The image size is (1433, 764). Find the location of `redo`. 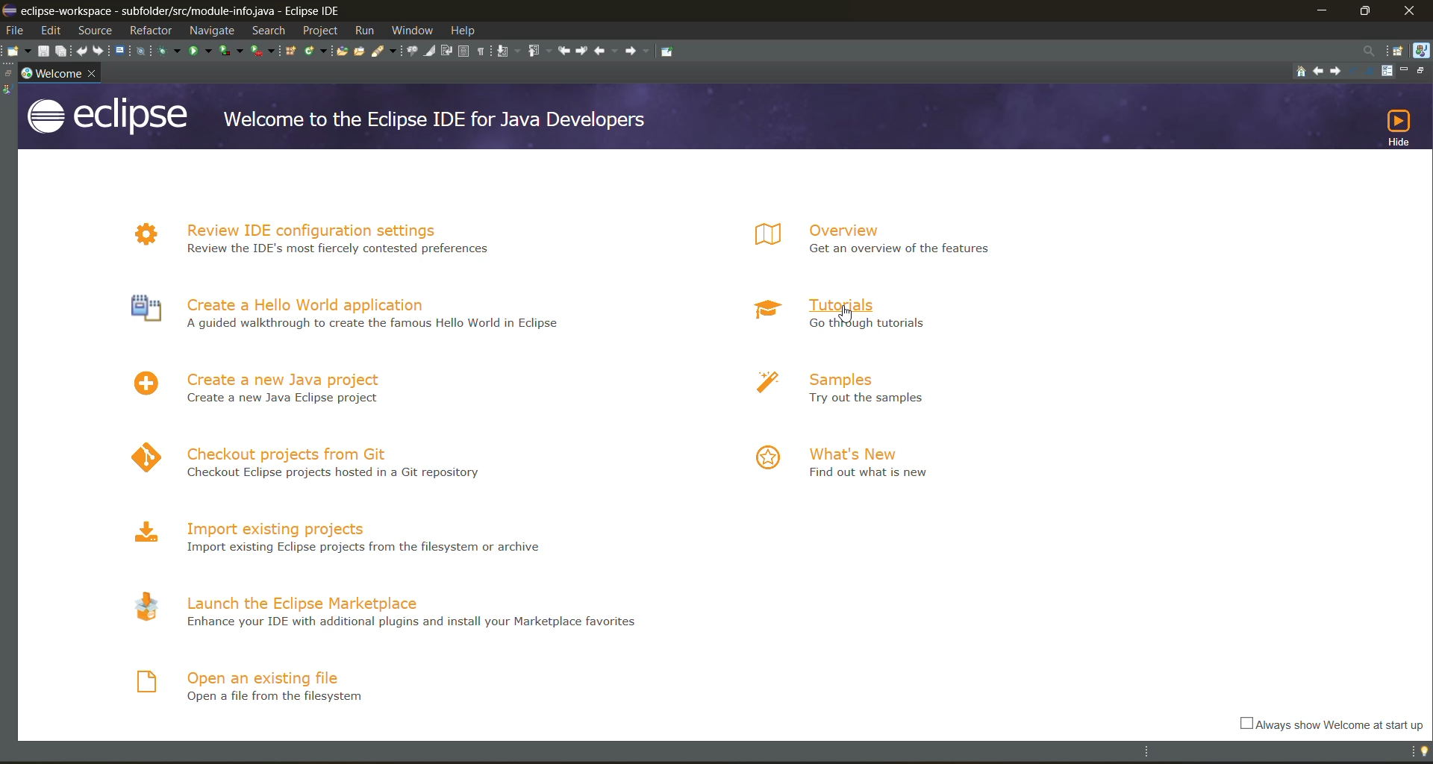

redo is located at coordinates (102, 50).